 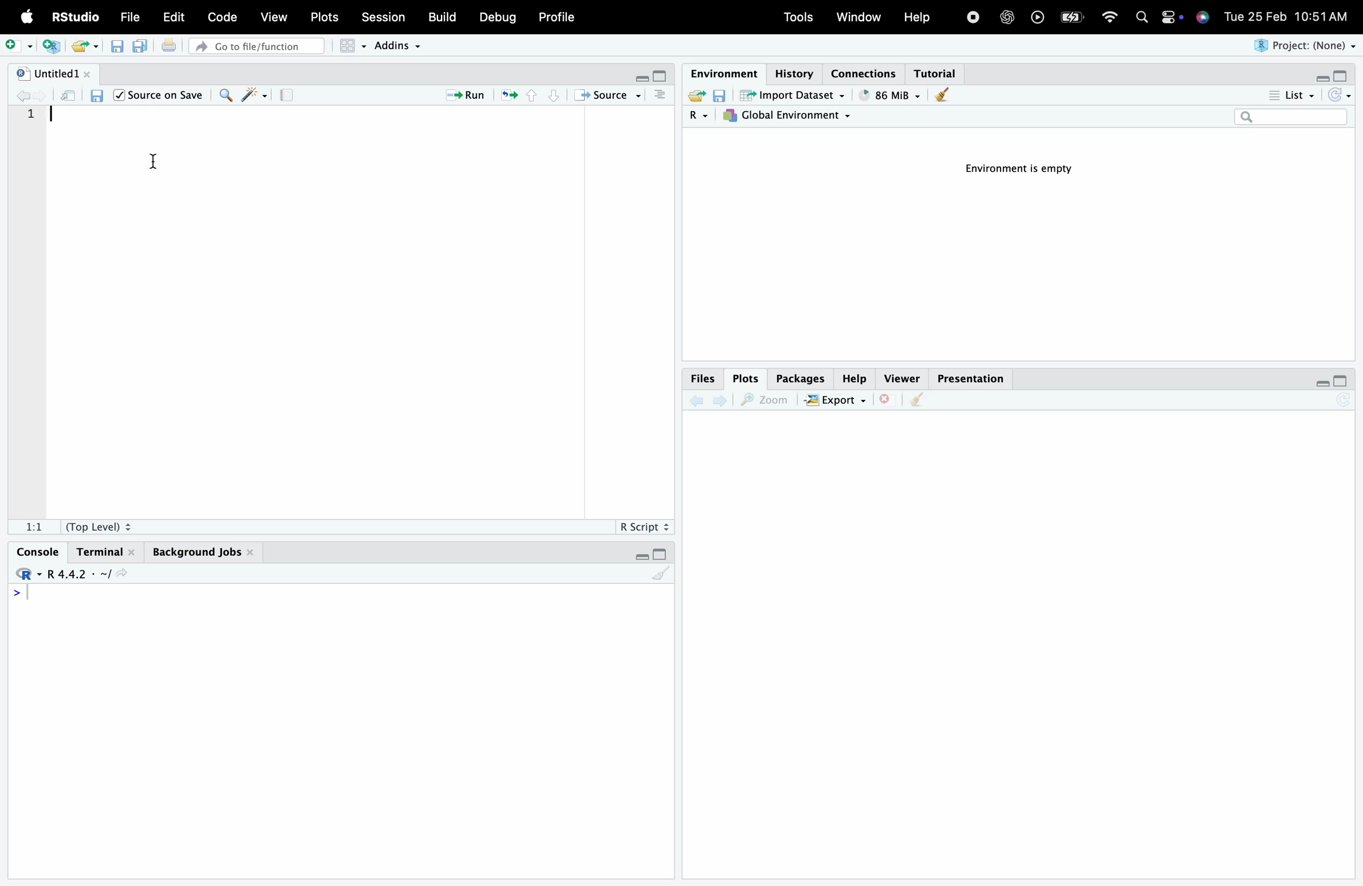 I want to click on + Source ~, so click(x=609, y=96).